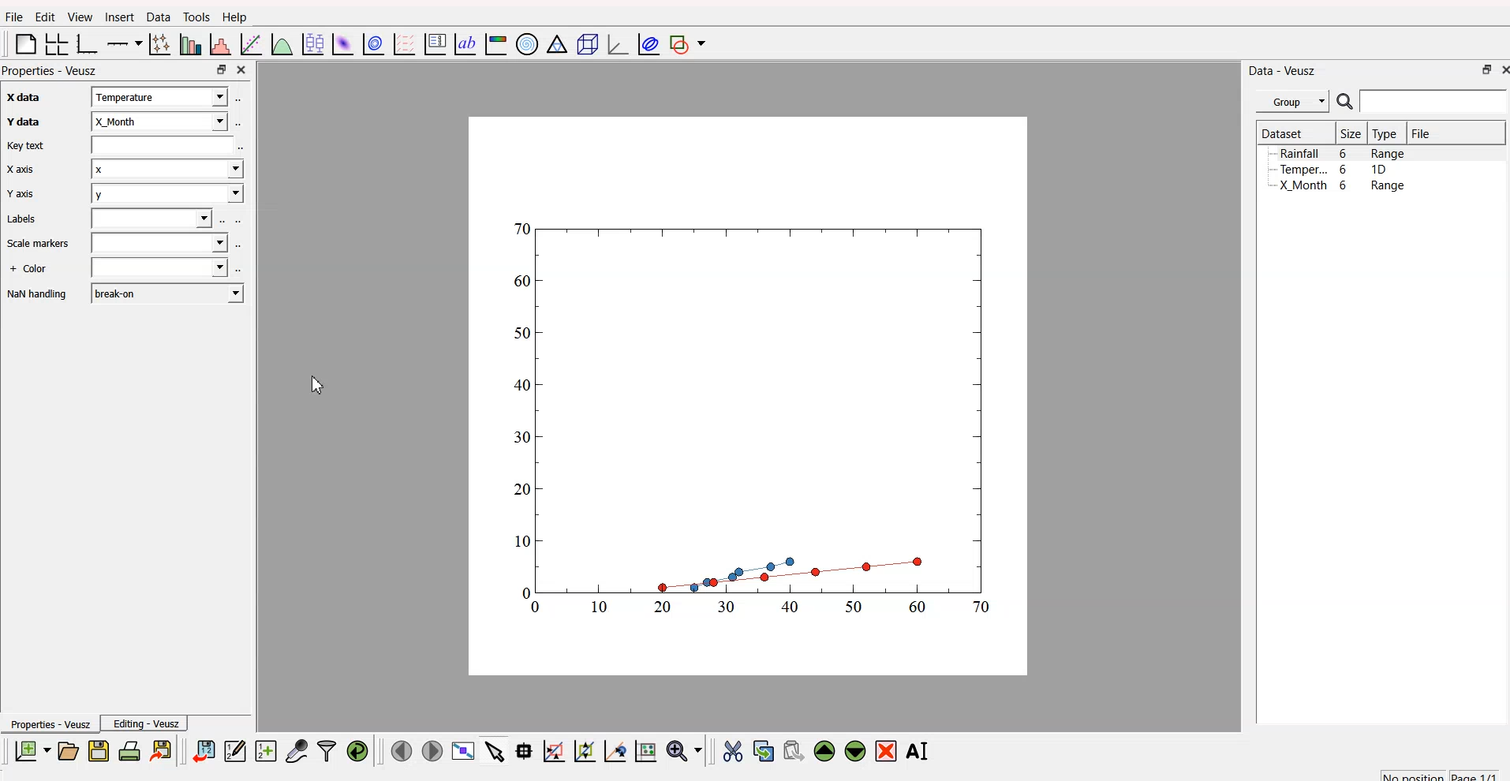 This screenshot has width=1510, height=781. I want to click on View, so click(76, 17).